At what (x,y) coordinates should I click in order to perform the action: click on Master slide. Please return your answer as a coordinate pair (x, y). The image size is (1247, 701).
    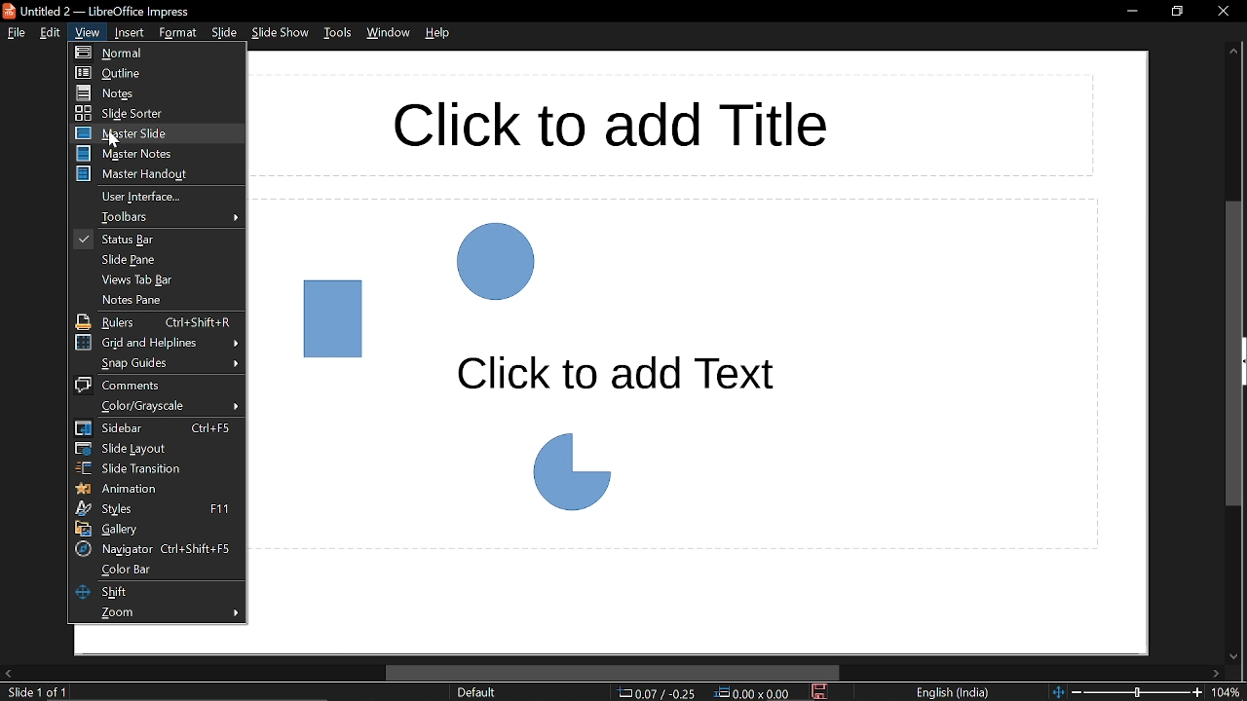
    Looking at the image, I should click on (155, 133).